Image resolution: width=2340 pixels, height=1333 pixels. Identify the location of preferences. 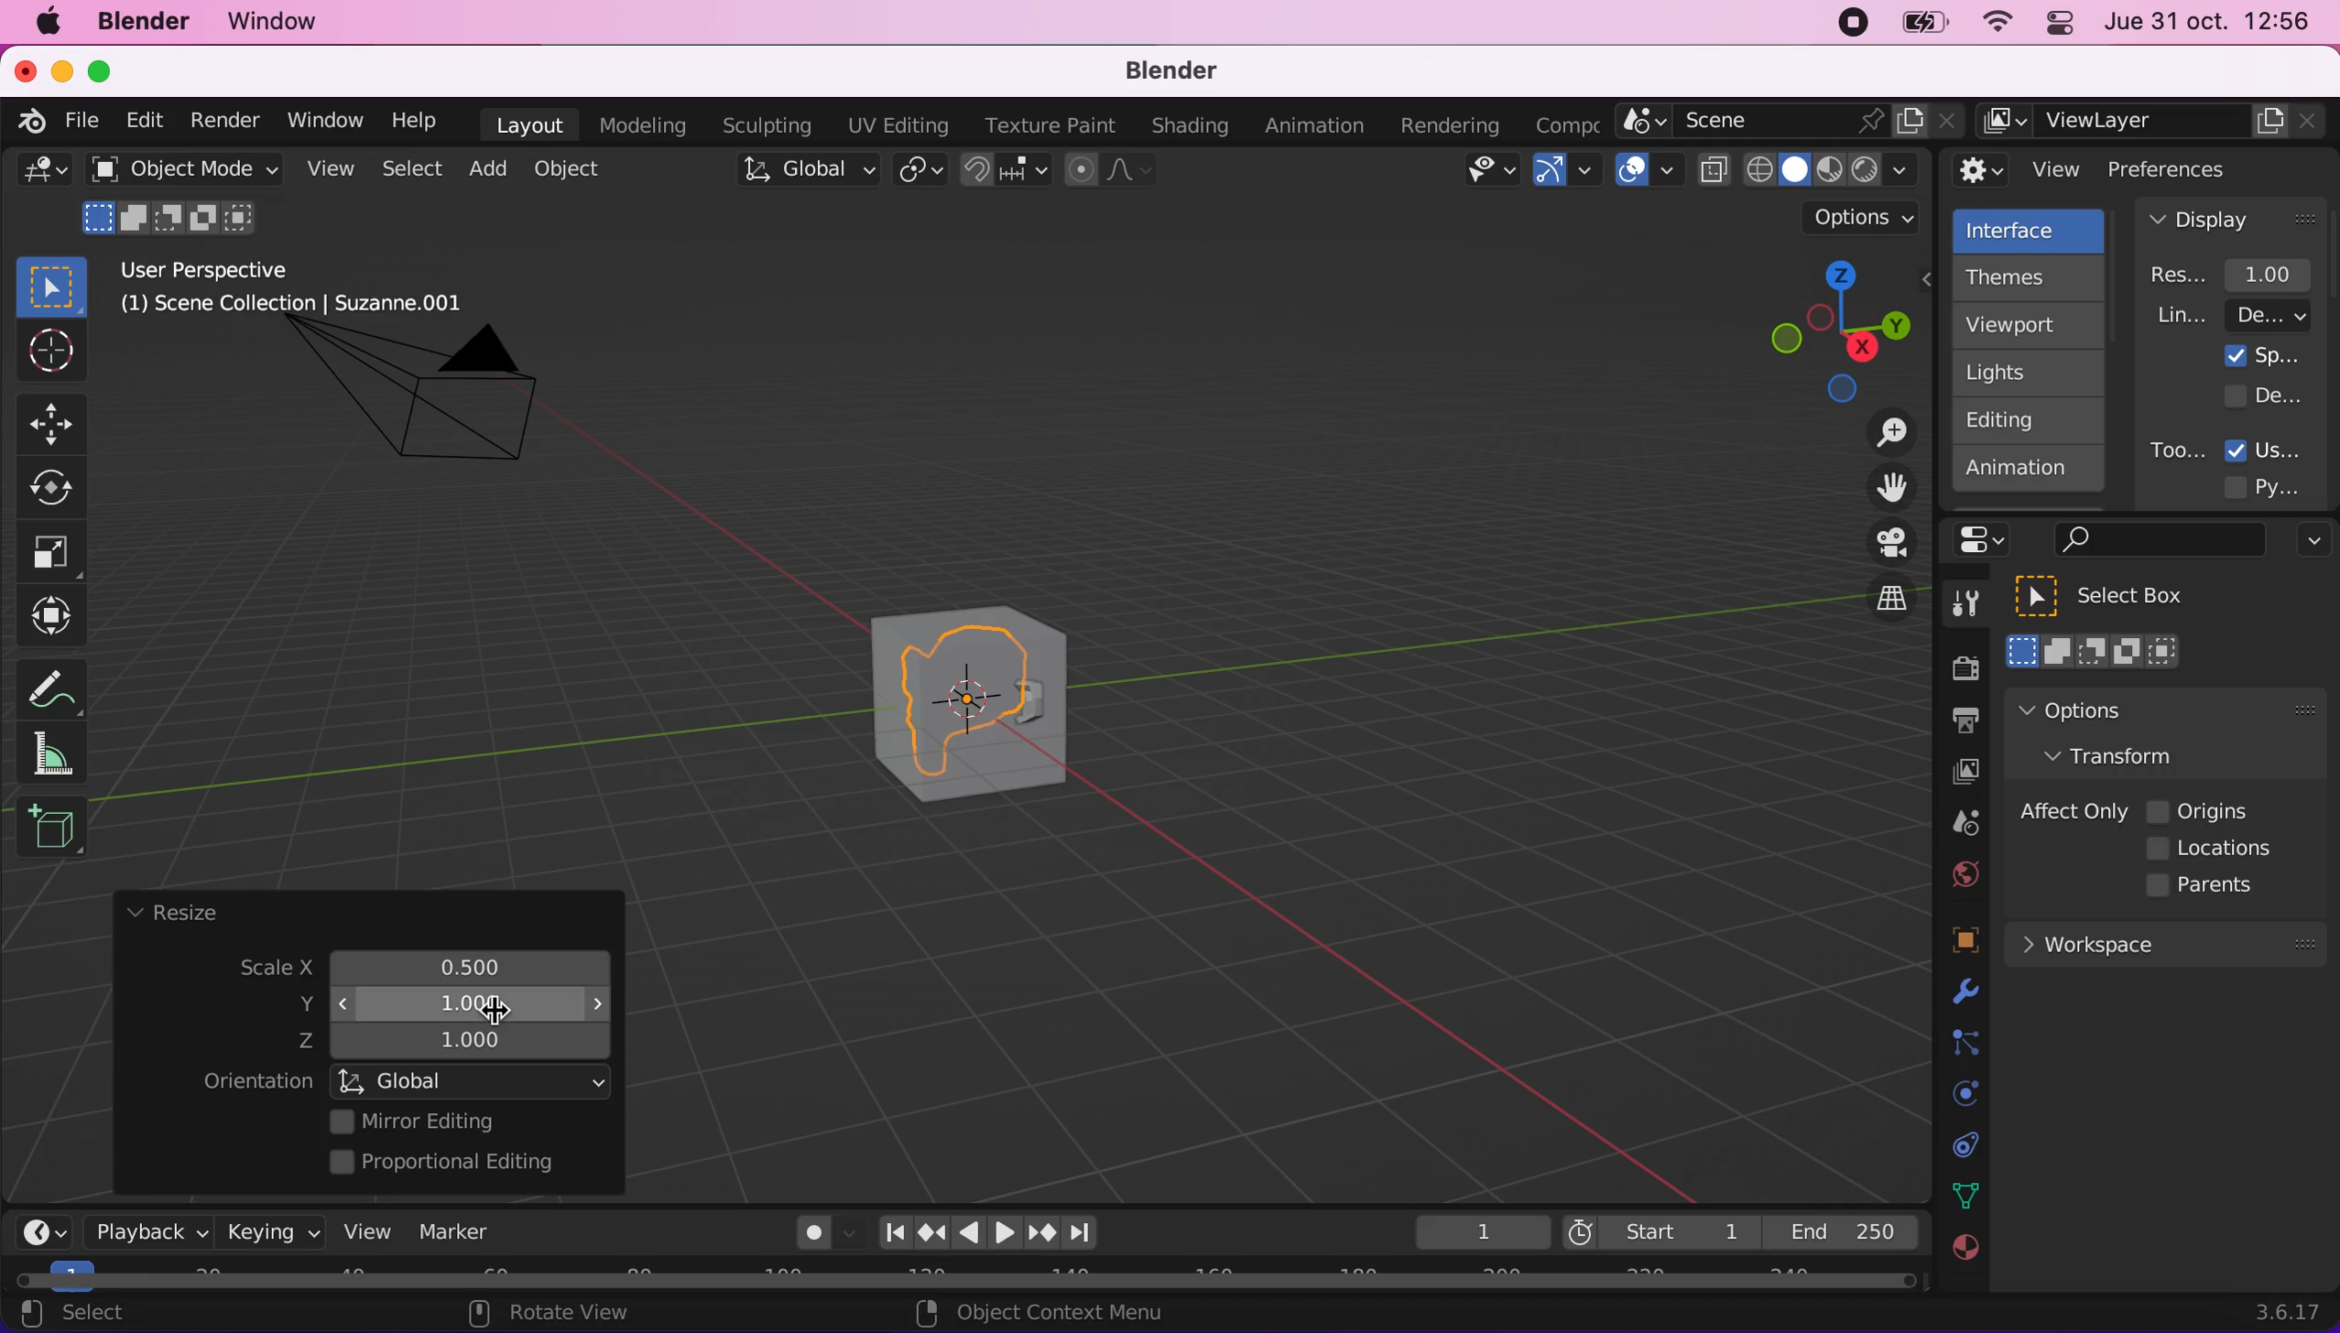
(2198, 168).